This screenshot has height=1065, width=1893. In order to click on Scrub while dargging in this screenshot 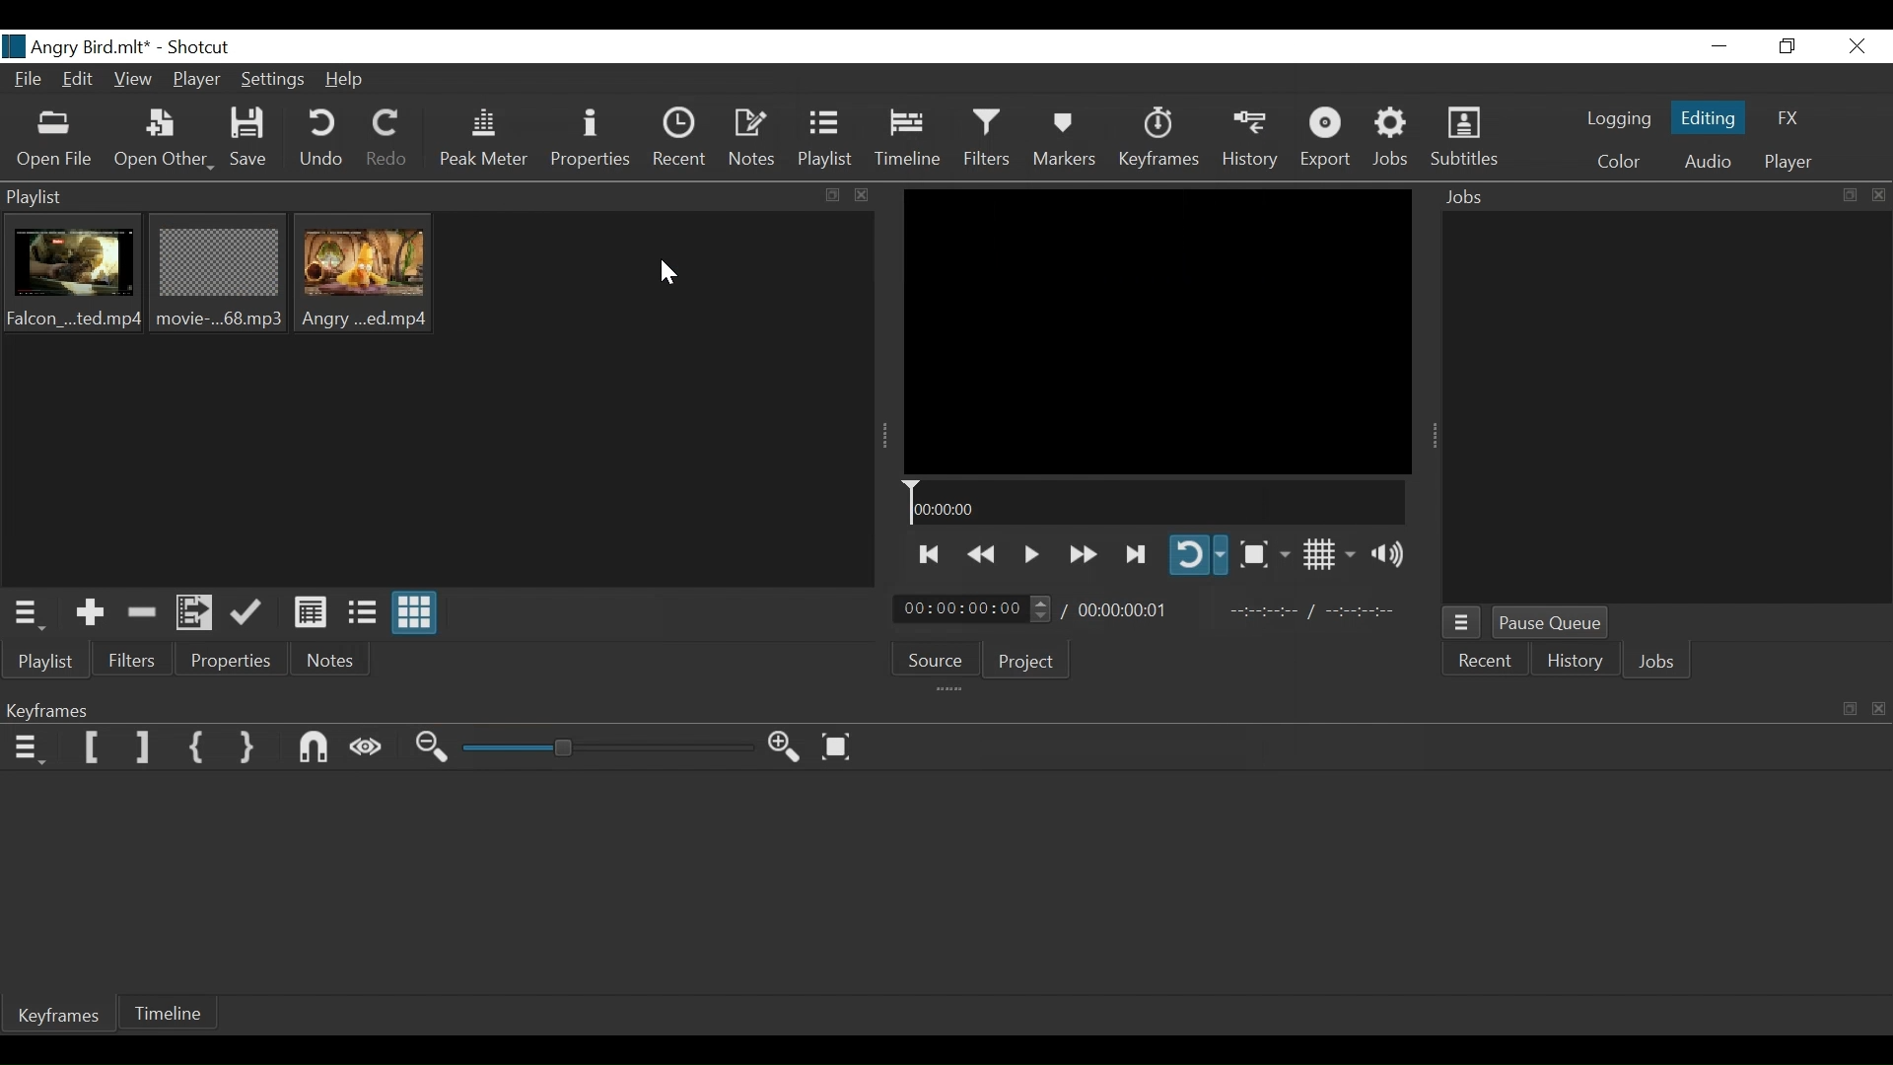, I will do `click(371, 749)`.